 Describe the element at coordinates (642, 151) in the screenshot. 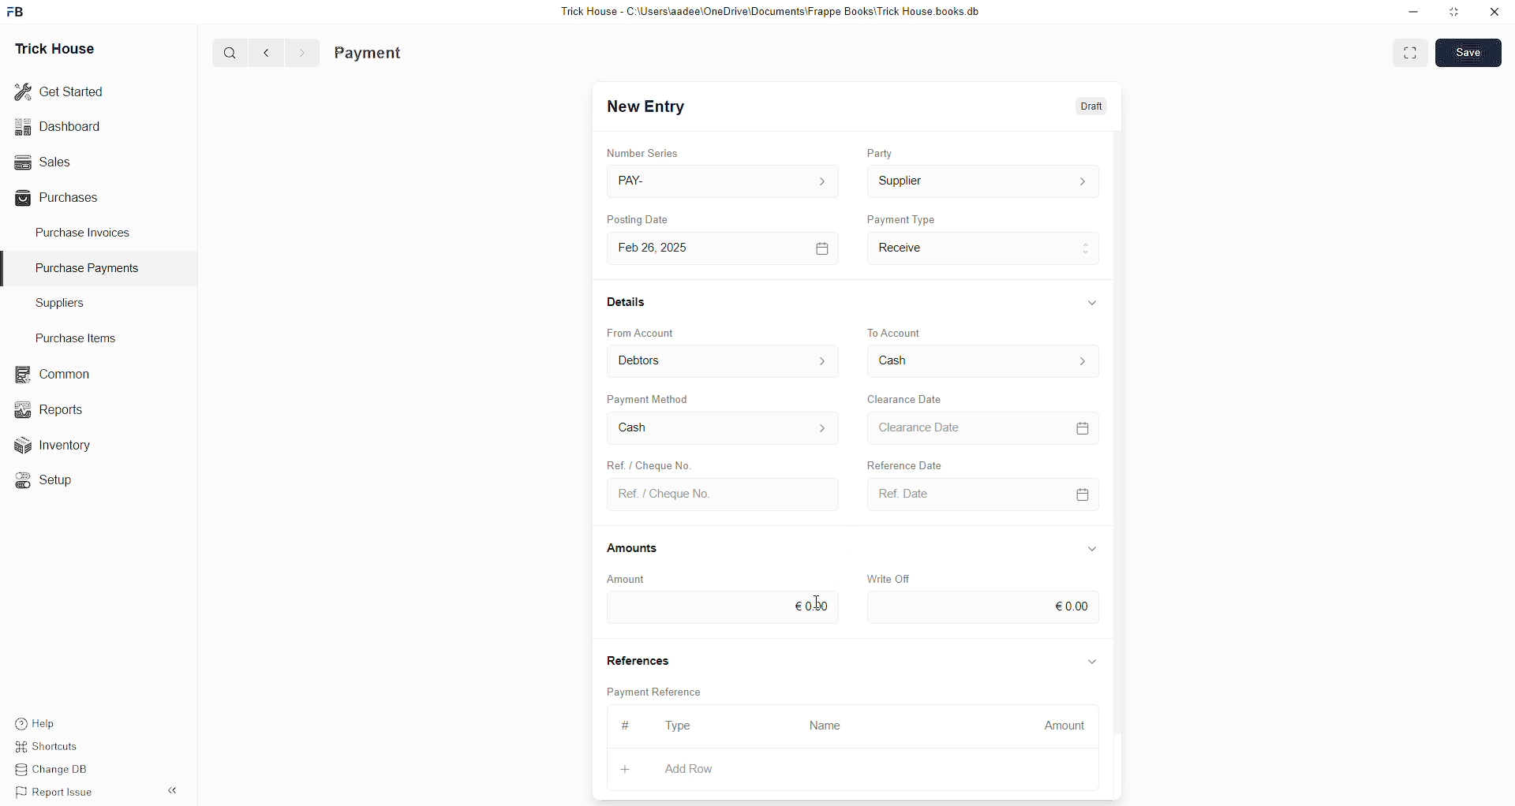

I see `Number Series` at that location.